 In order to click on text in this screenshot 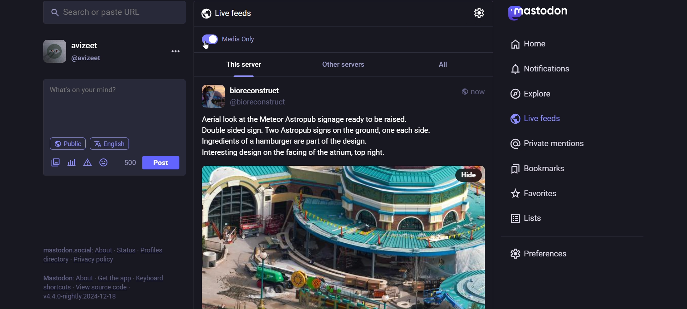, I will do `click(54, 276)`.